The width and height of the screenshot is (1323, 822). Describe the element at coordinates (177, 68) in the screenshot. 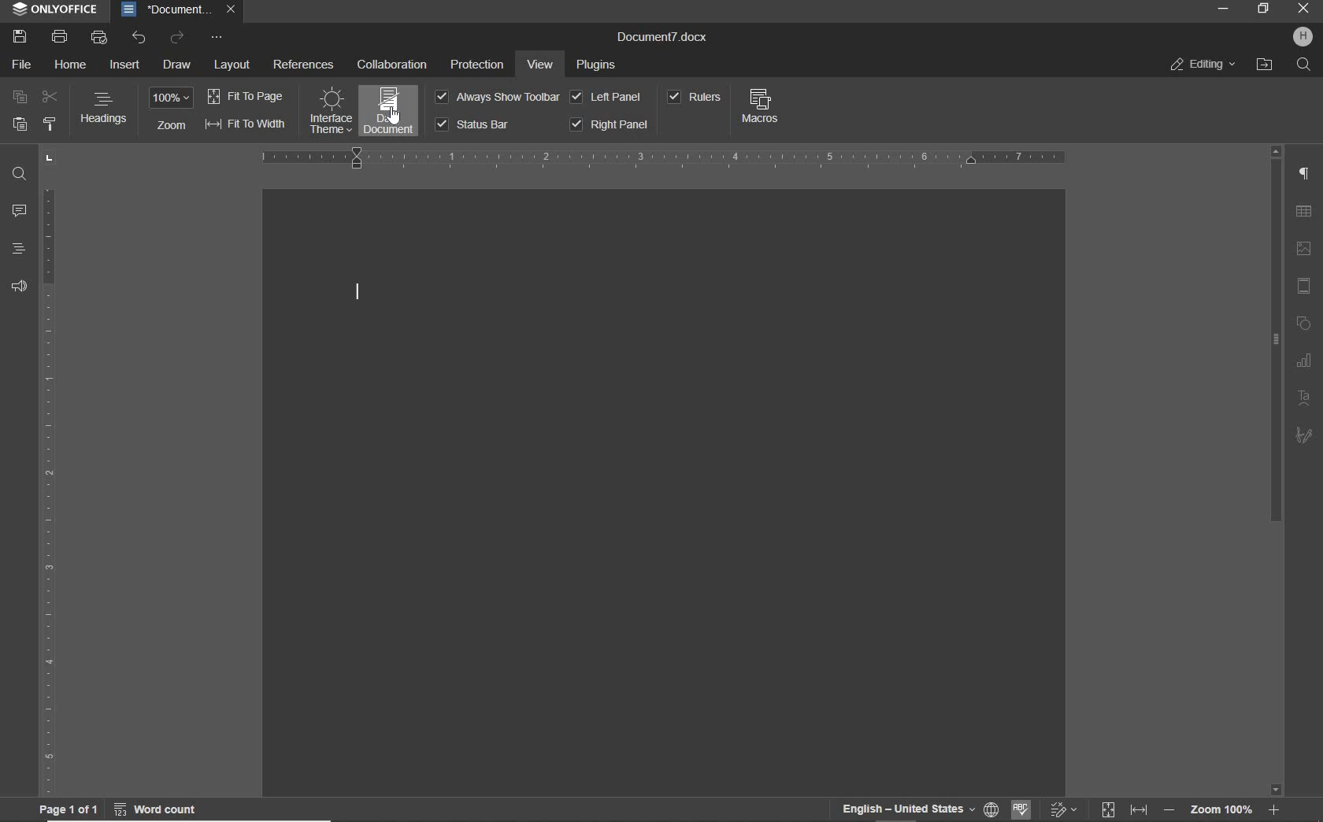

I see `DRAW` at that location.